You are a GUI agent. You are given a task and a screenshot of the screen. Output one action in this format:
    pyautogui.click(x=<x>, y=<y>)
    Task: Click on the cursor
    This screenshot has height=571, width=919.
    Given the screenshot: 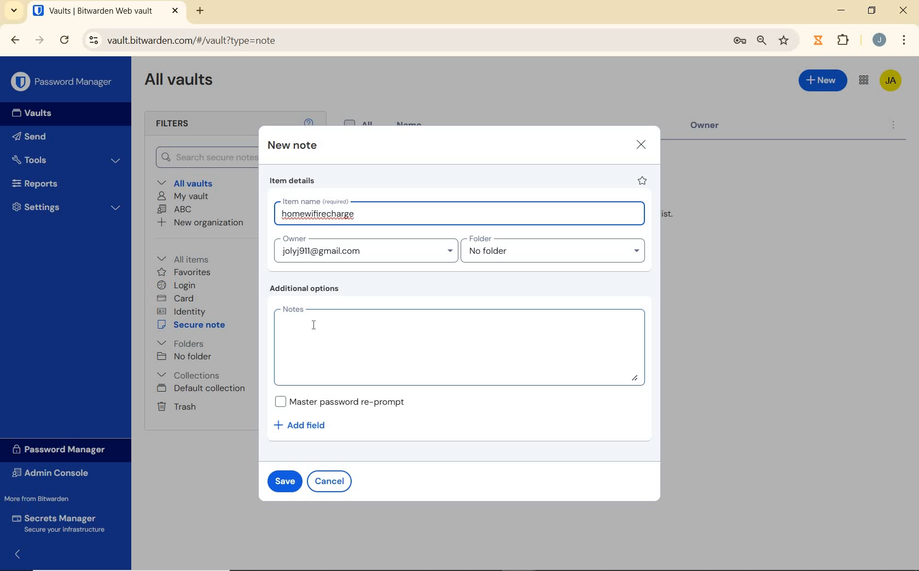 What is the action you would take?
    pyautogui.click(x=313, y=327)
    